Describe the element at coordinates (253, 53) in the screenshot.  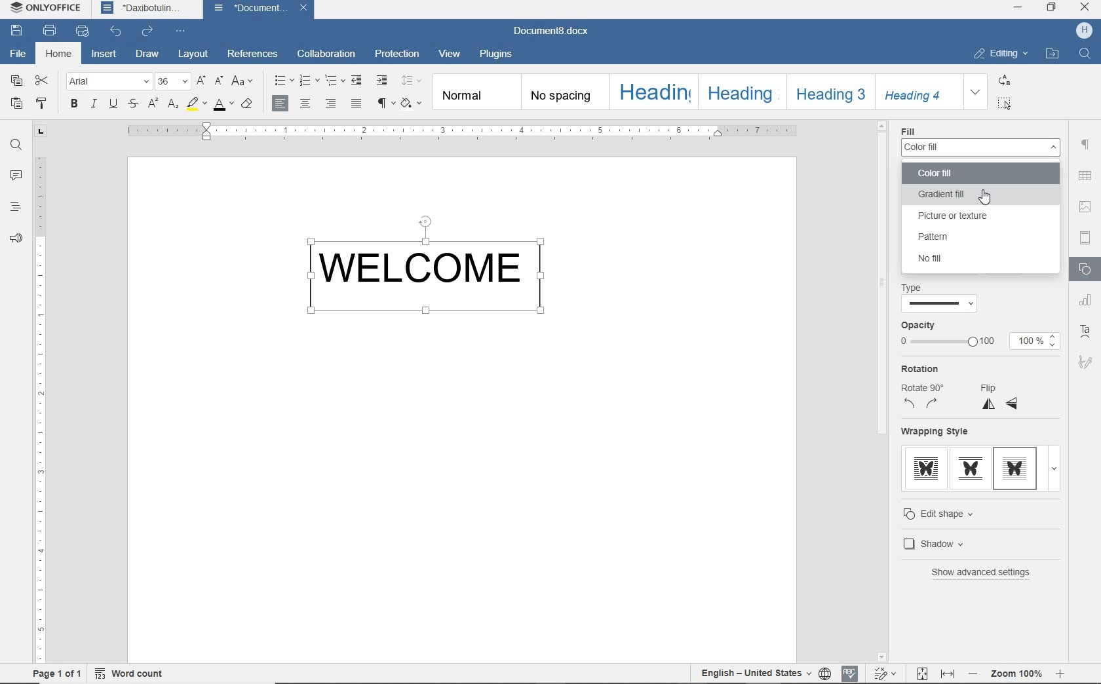
I see `REFERENCES` at that location.